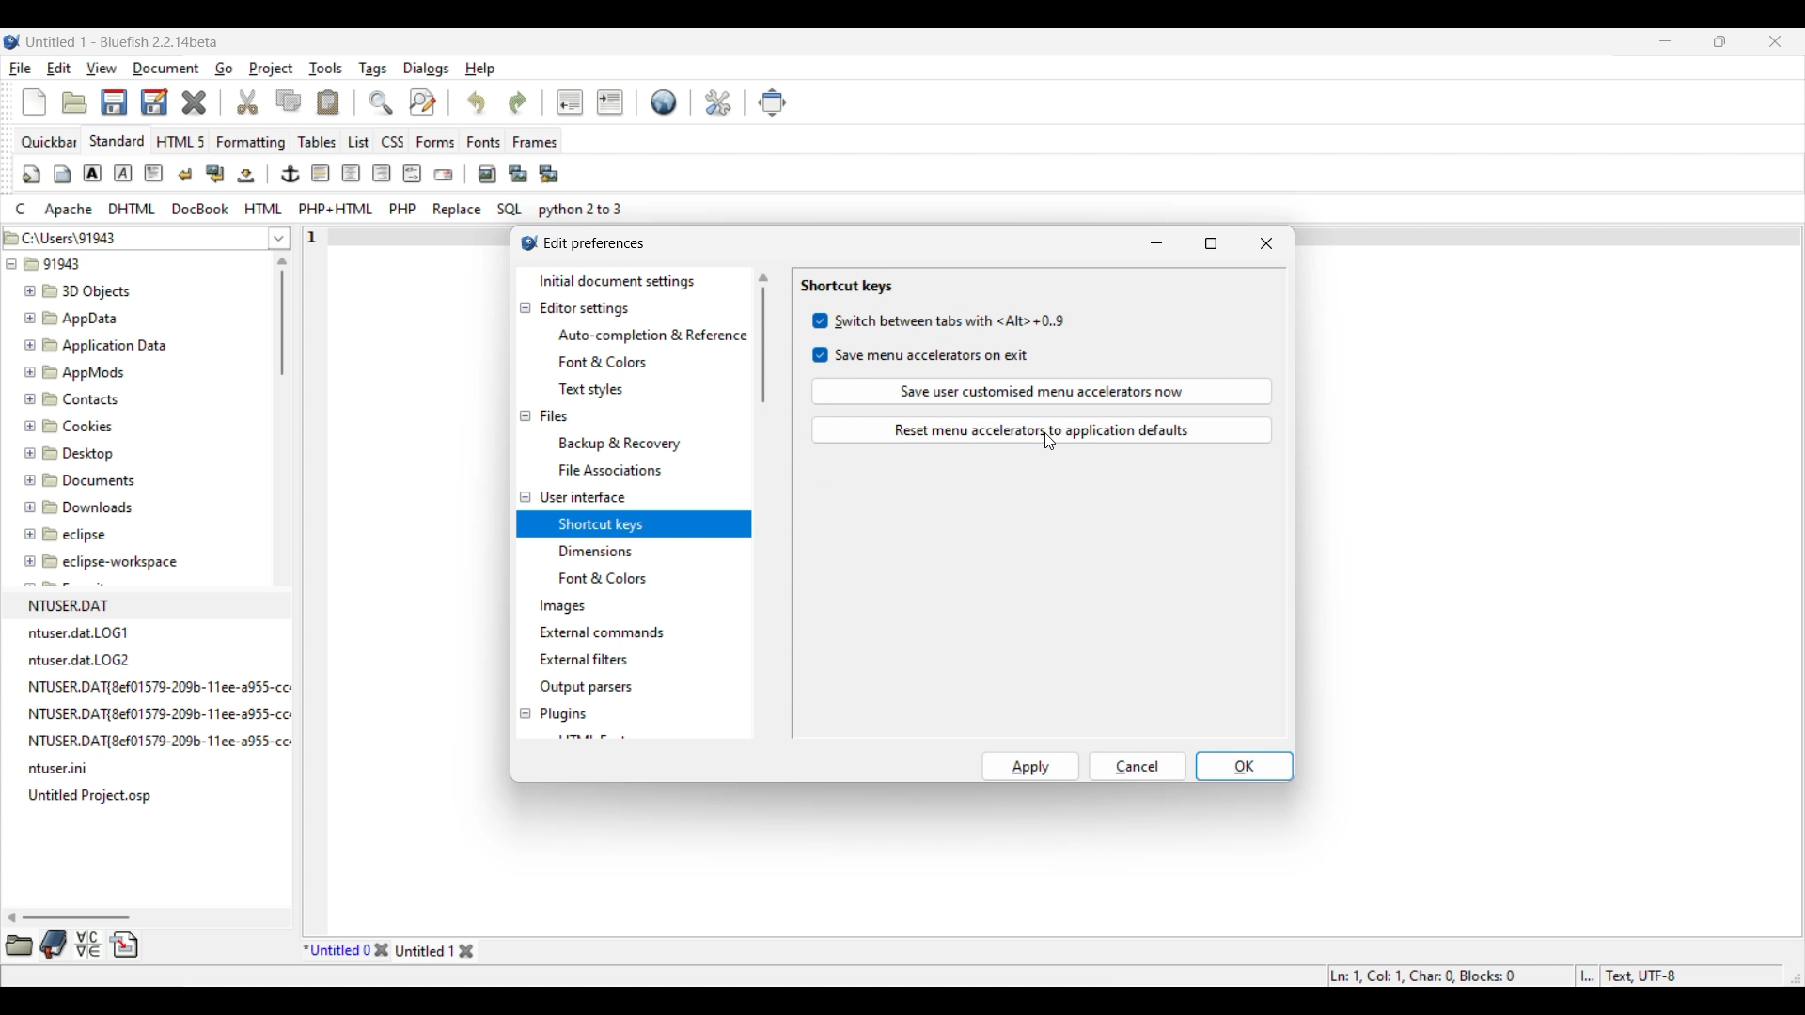  I want to click on Undo, so click(476, 101).